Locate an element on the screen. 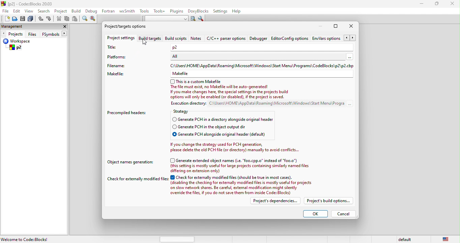 This screenshot has width=460, height=243. save is located at coordinates (23, 19).